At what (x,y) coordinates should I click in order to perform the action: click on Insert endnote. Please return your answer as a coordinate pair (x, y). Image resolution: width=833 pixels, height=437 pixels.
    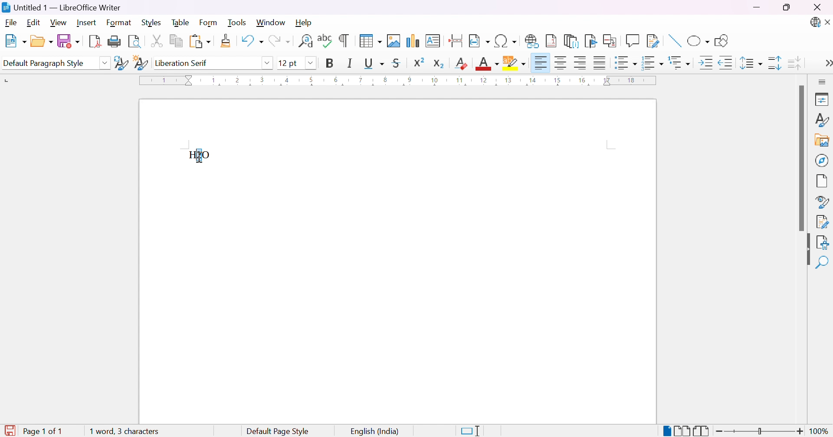
    Looking at the image, I should click on (571, 41).